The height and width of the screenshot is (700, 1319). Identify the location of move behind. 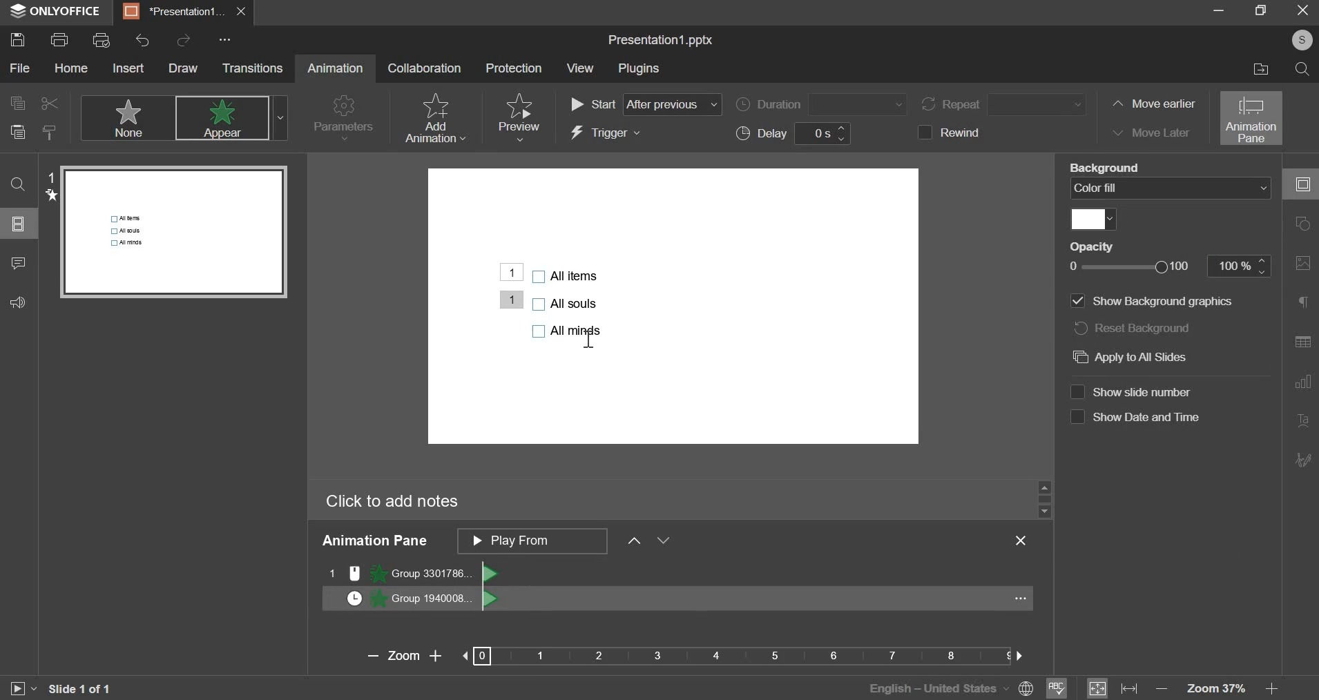
(663, 540).